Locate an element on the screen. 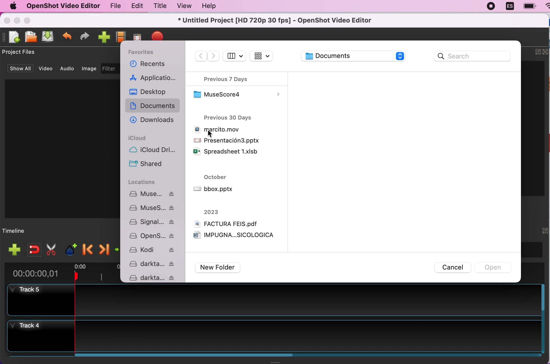  new file is located at coordinates (13, 37).